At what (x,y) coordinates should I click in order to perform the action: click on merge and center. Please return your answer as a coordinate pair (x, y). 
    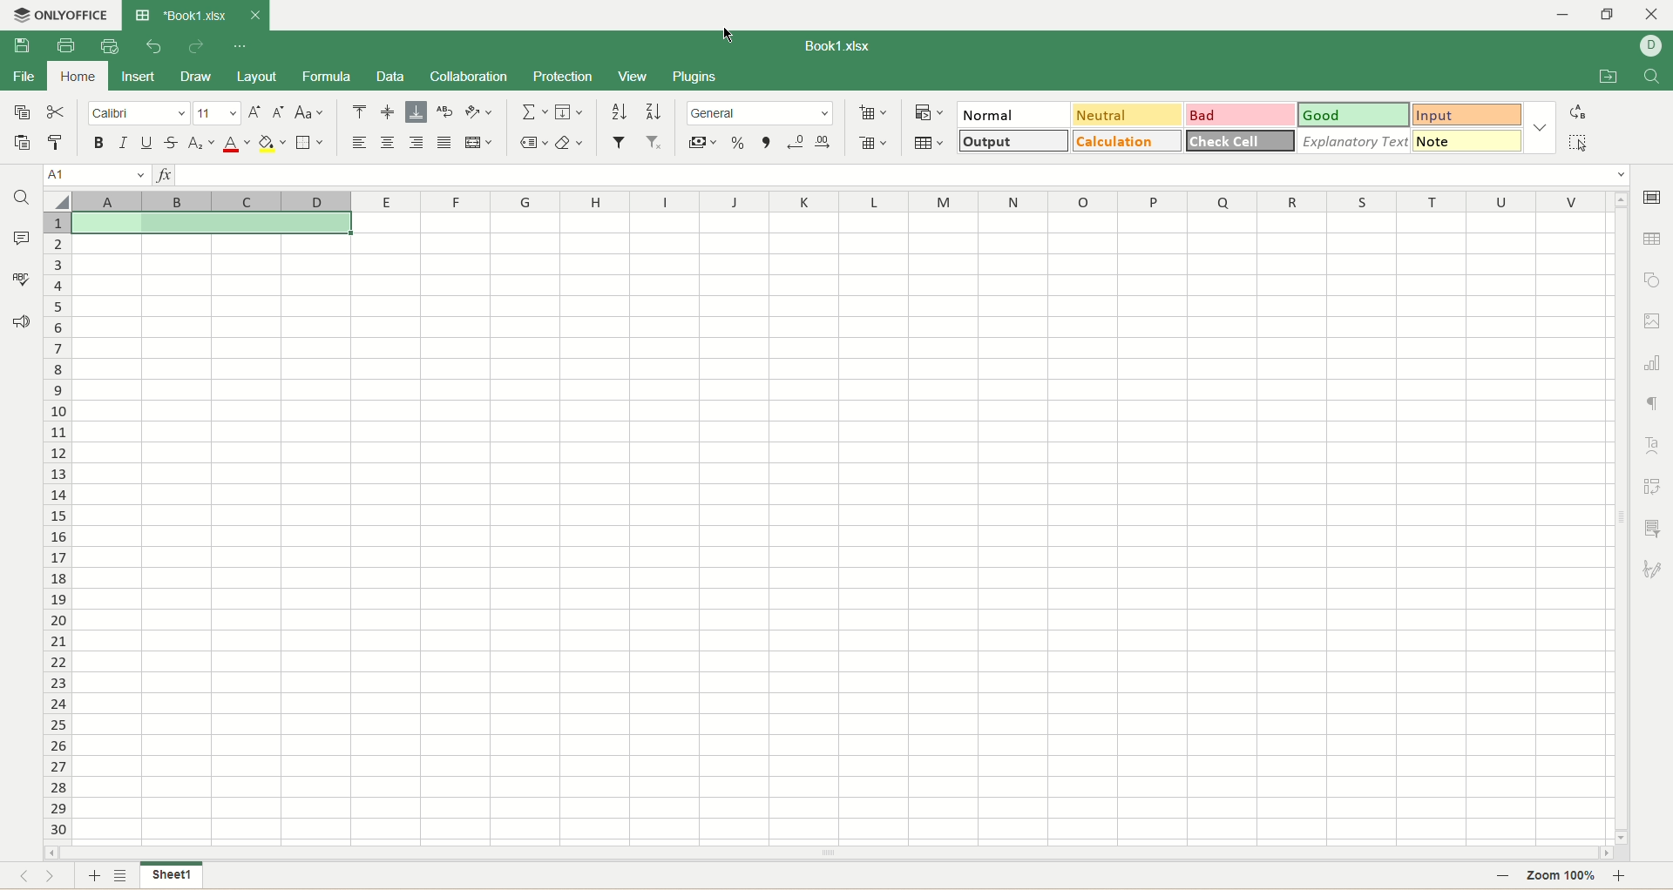
    Looking at the image, I should click on (478, 143).